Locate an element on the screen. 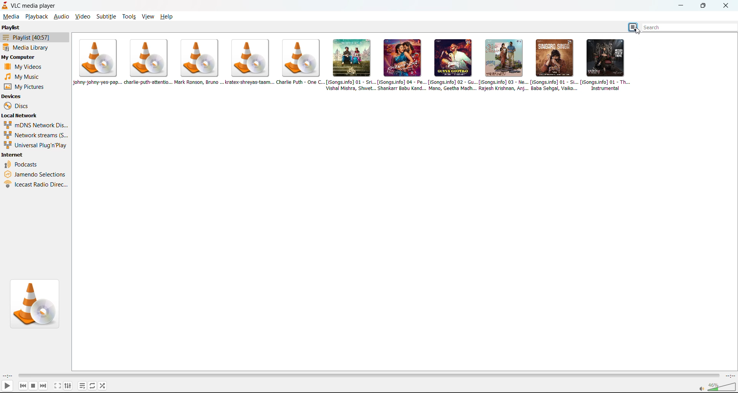 The image size is (738, 393). videos is located at coordinates (24, 67).